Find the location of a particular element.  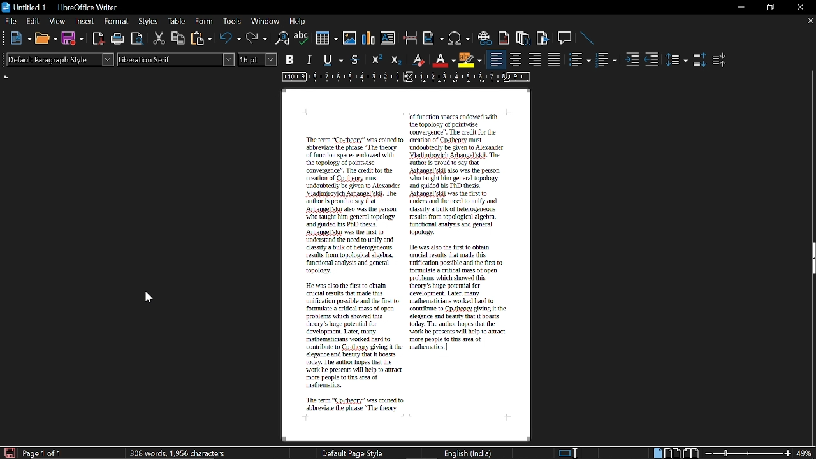

308 words, 1,956 characters is located at coordinates (180, 454).